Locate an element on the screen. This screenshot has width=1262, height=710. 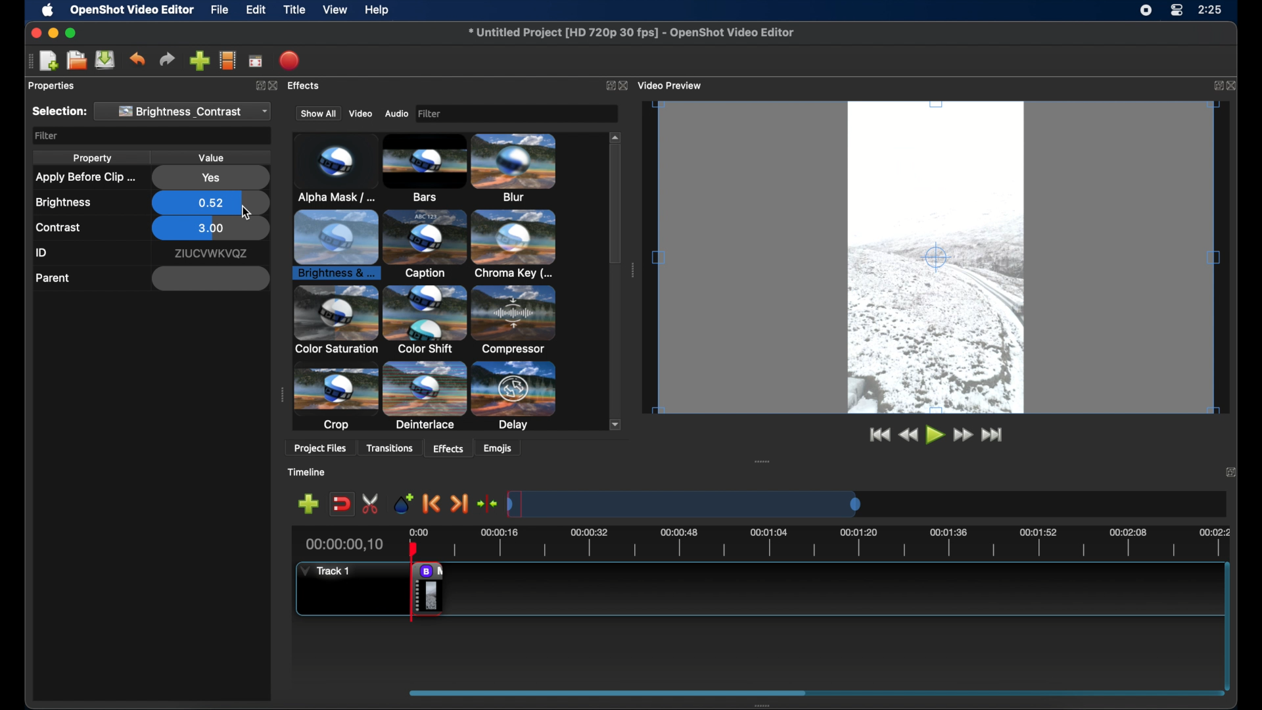
expand is located at coordinates (1216, 86).